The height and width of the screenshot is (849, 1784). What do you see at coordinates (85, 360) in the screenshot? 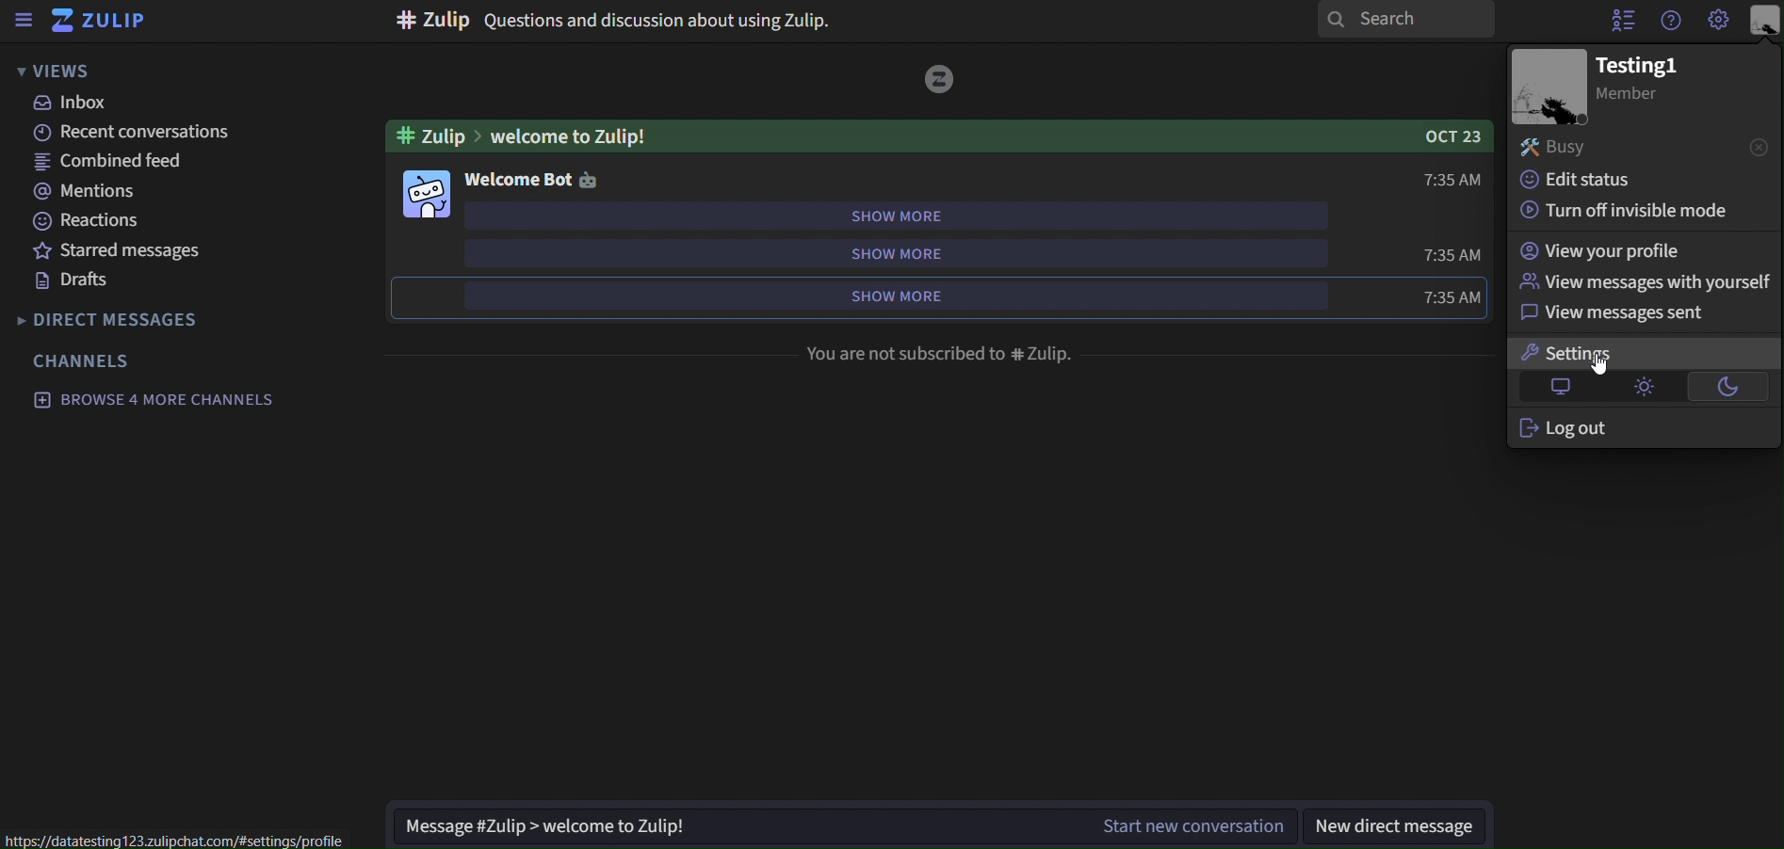
I see `channels` at bounding box center [85, 360].